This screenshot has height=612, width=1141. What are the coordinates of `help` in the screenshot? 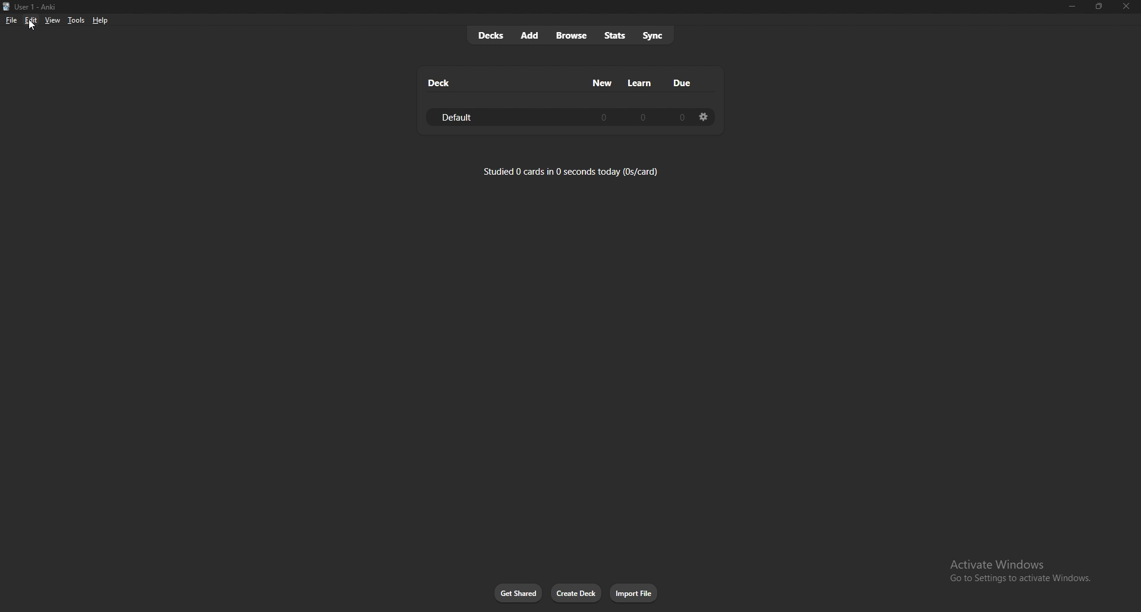 It's located at (102, 20).